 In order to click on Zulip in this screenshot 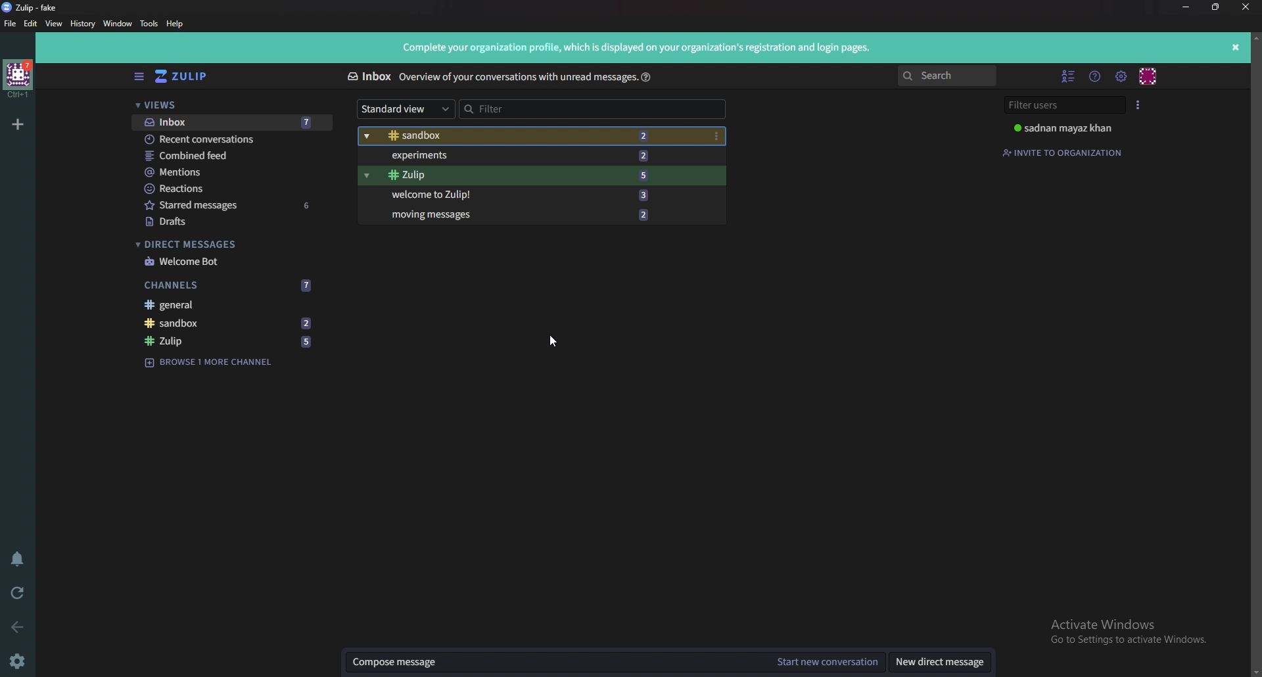, I will do `click(230, 340)`.